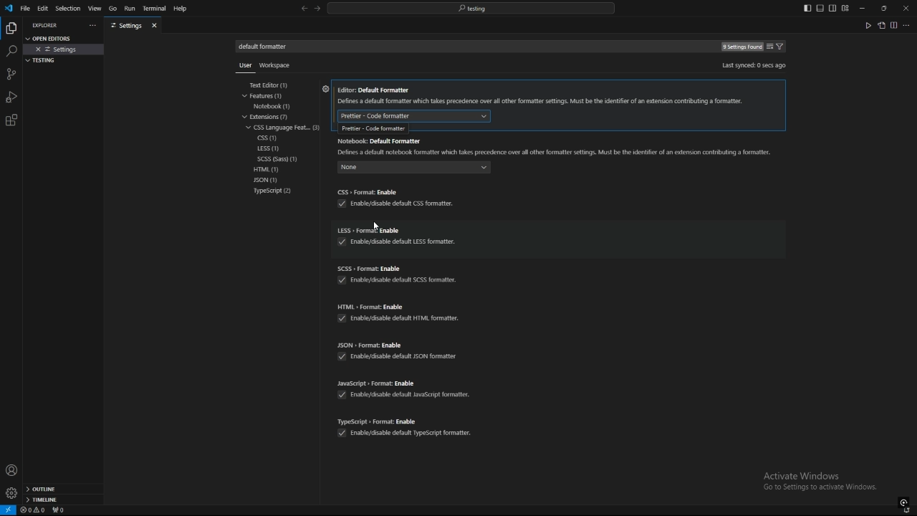 The width and height of the screenshot is (917, 516). What do you see at coordinates (156, 25) in the screenshot?
I see `close tab` at bounding box center [156, 25].